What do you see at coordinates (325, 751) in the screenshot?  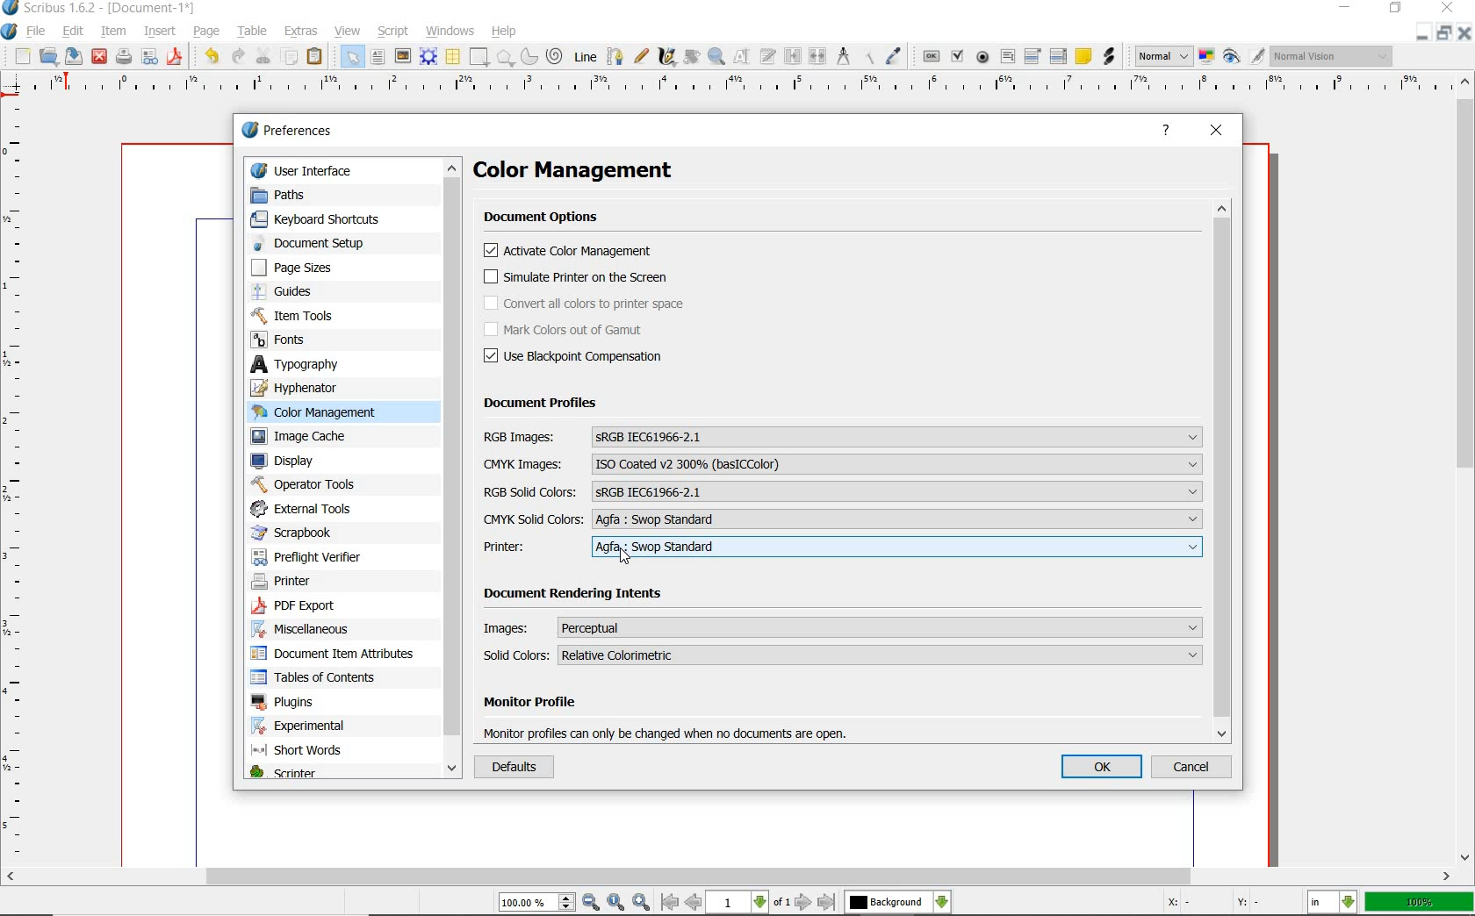 I see `short words` at bounding box center [325, 751].